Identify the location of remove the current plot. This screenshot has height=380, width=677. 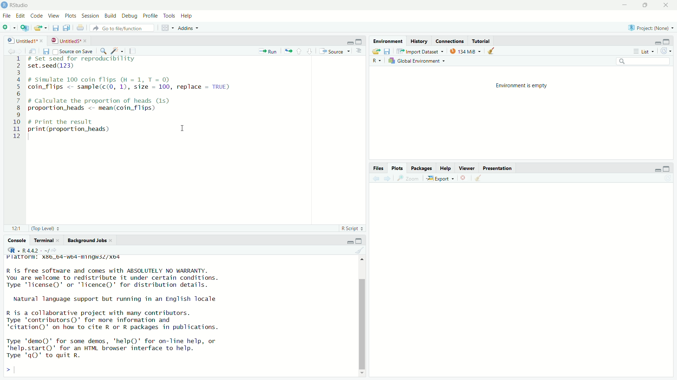
(464, 178).